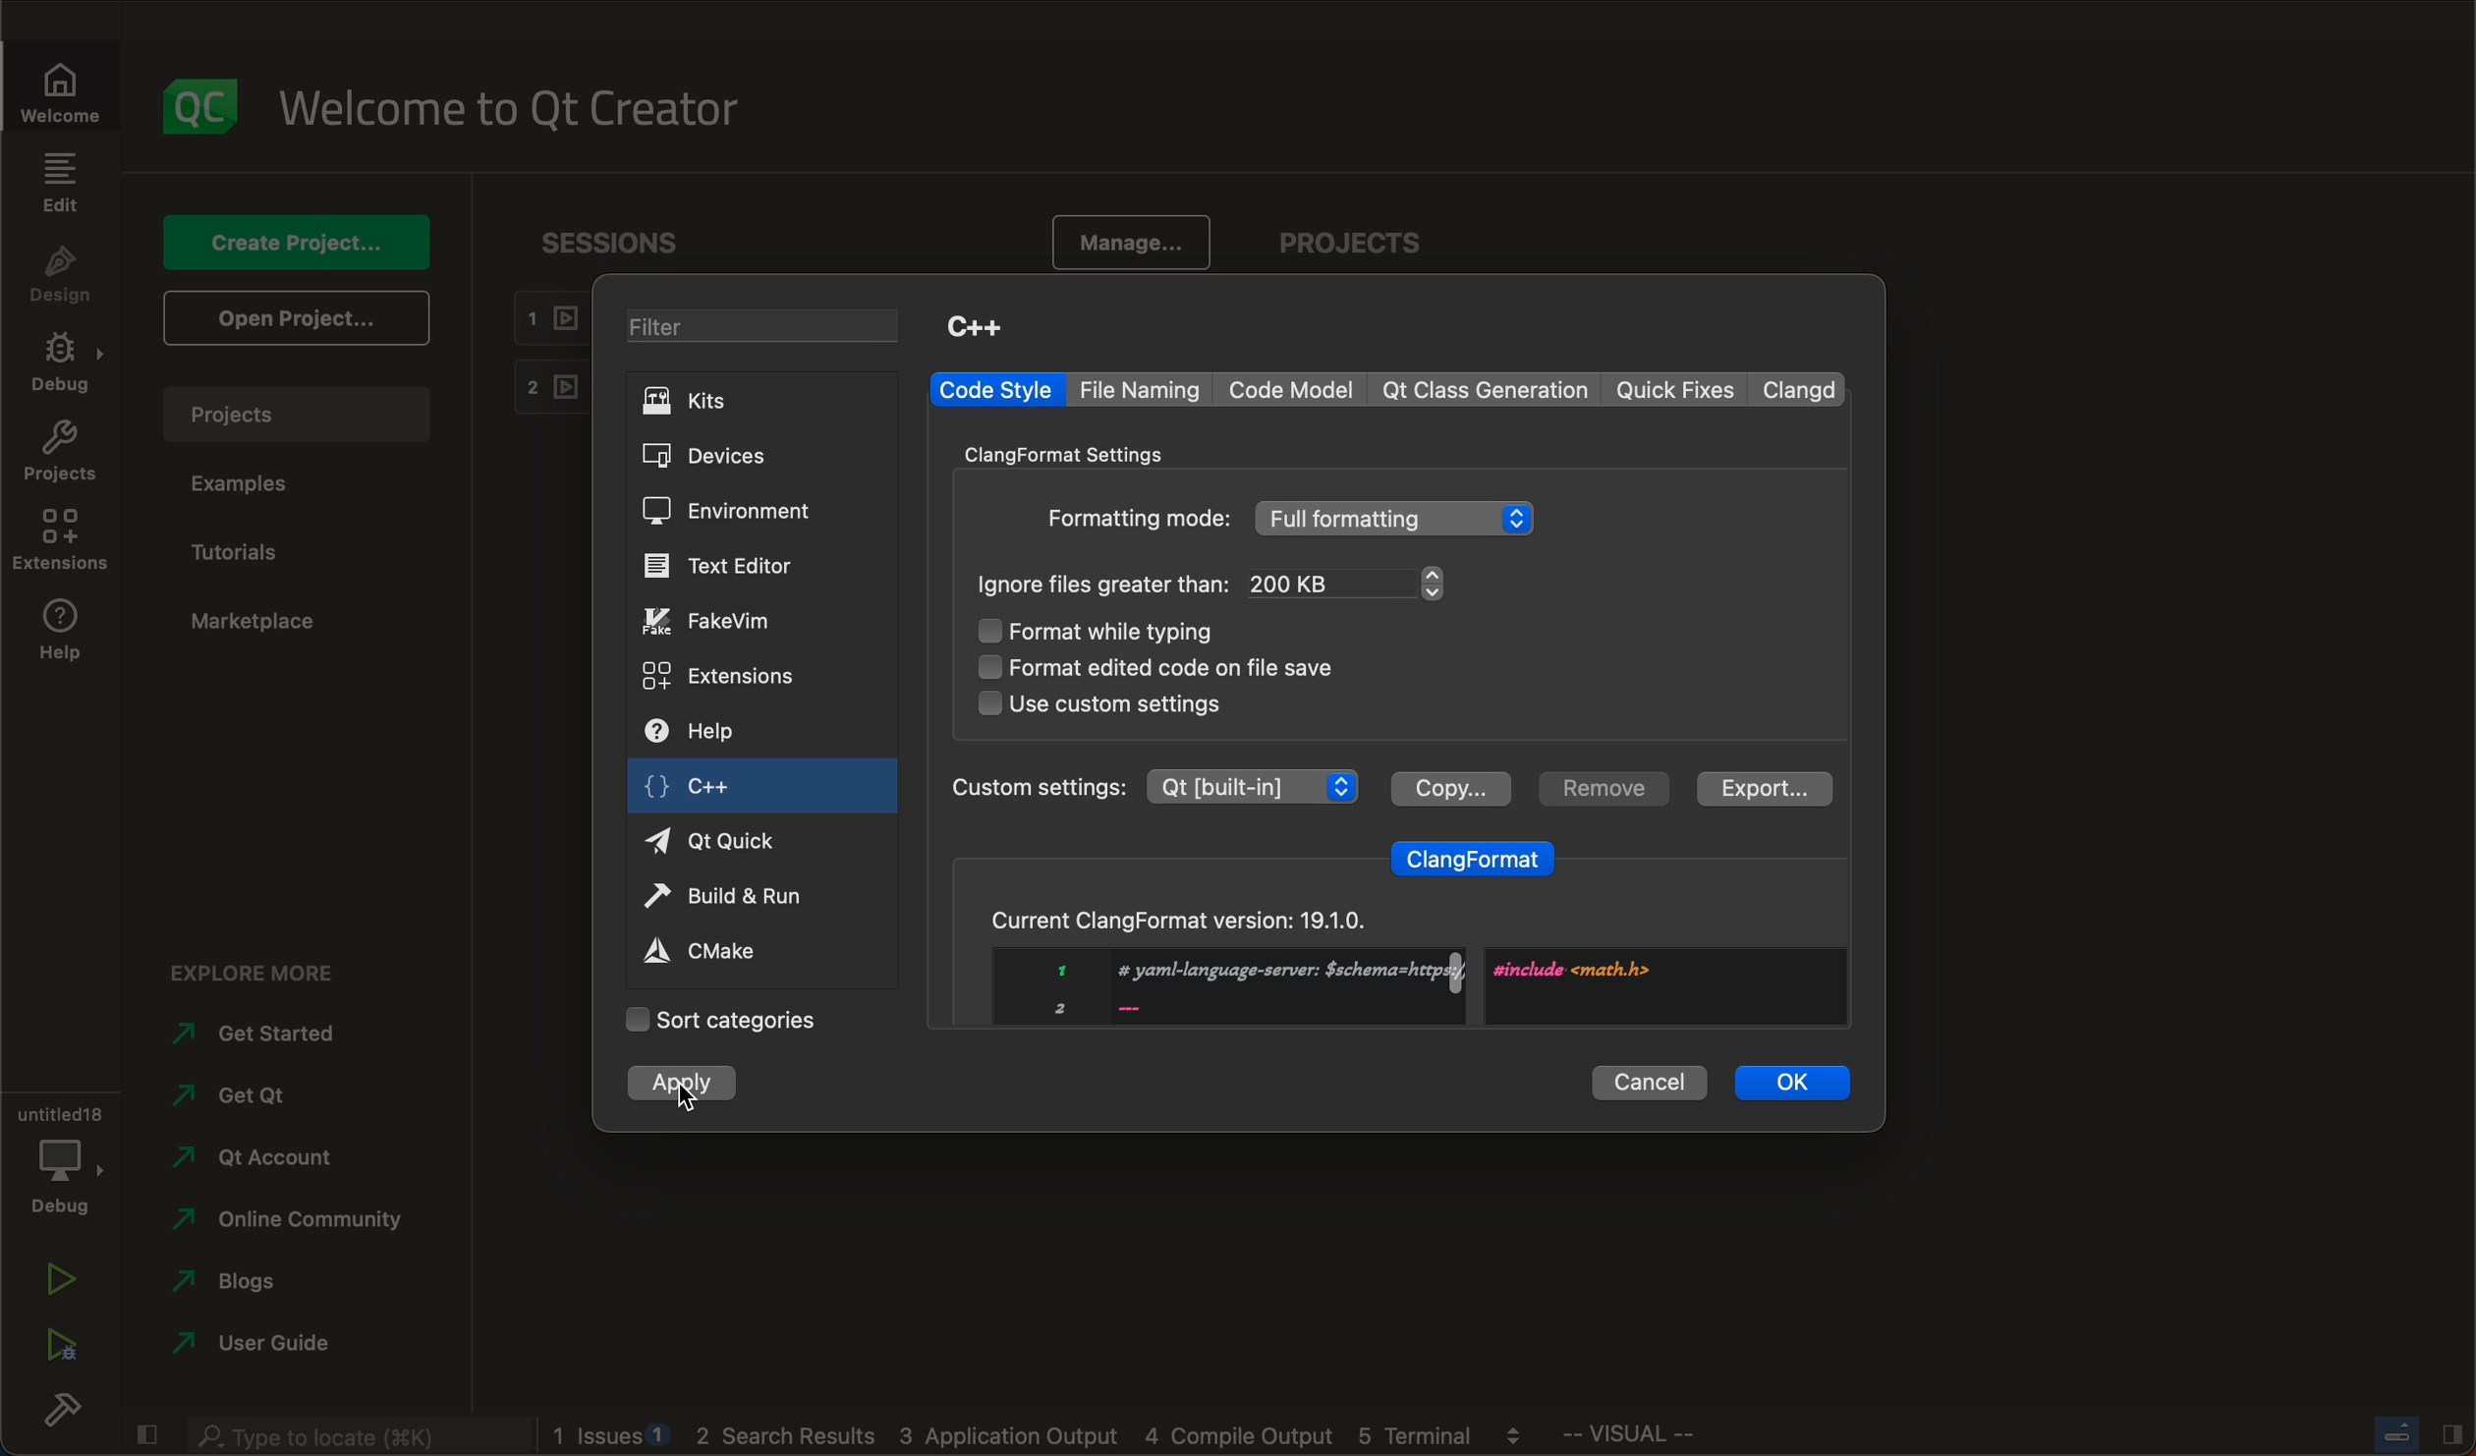 The image size is (2476, 1456). I want to click on qt, so click(249, 1103).